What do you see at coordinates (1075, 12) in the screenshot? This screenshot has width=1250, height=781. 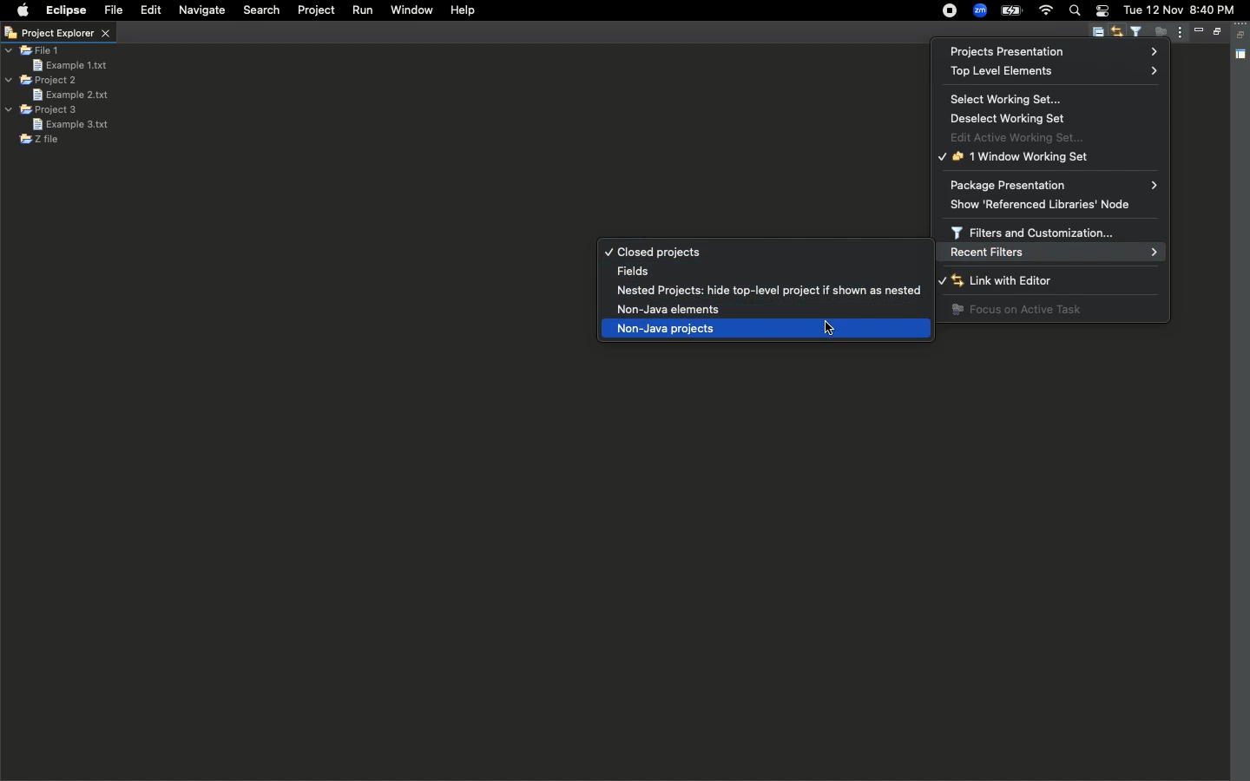 I see `Search` at bounding box center [1075, 12].